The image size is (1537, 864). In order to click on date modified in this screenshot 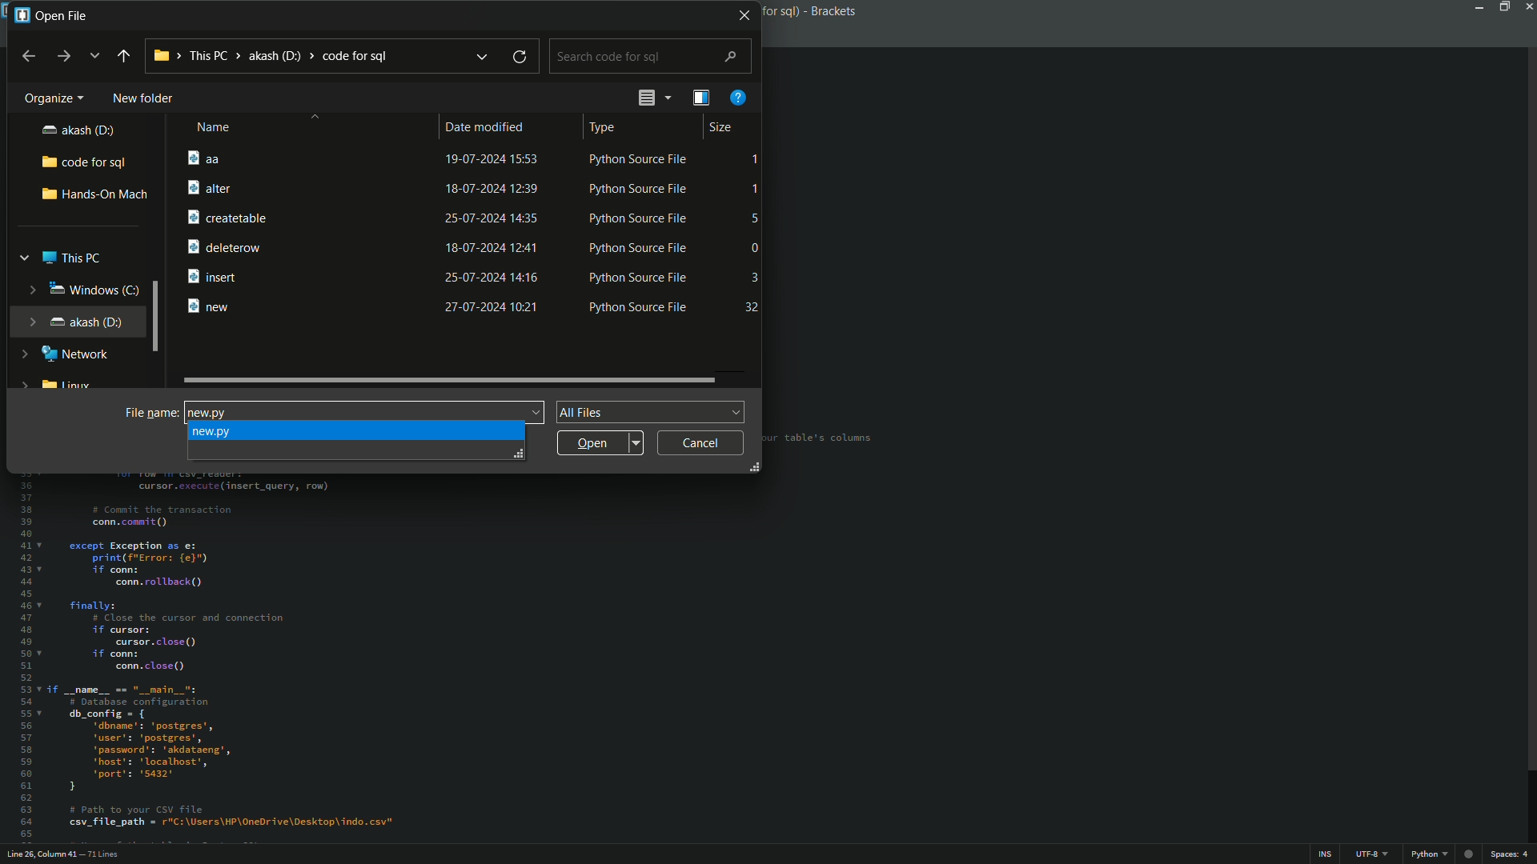, I will do `click(486, 127)`.